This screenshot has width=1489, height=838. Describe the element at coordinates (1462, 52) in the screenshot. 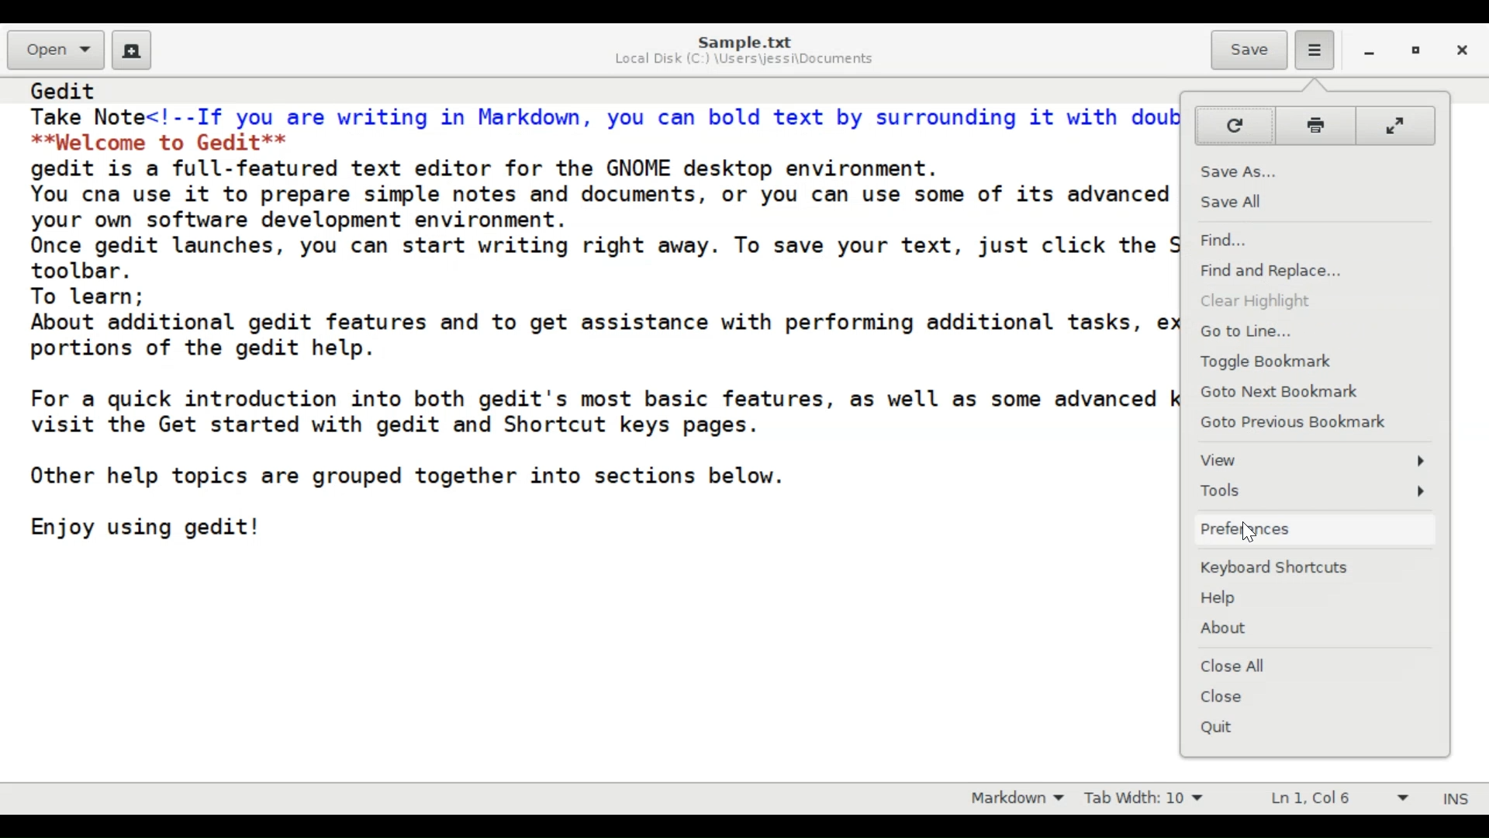

I see `close` at that location.